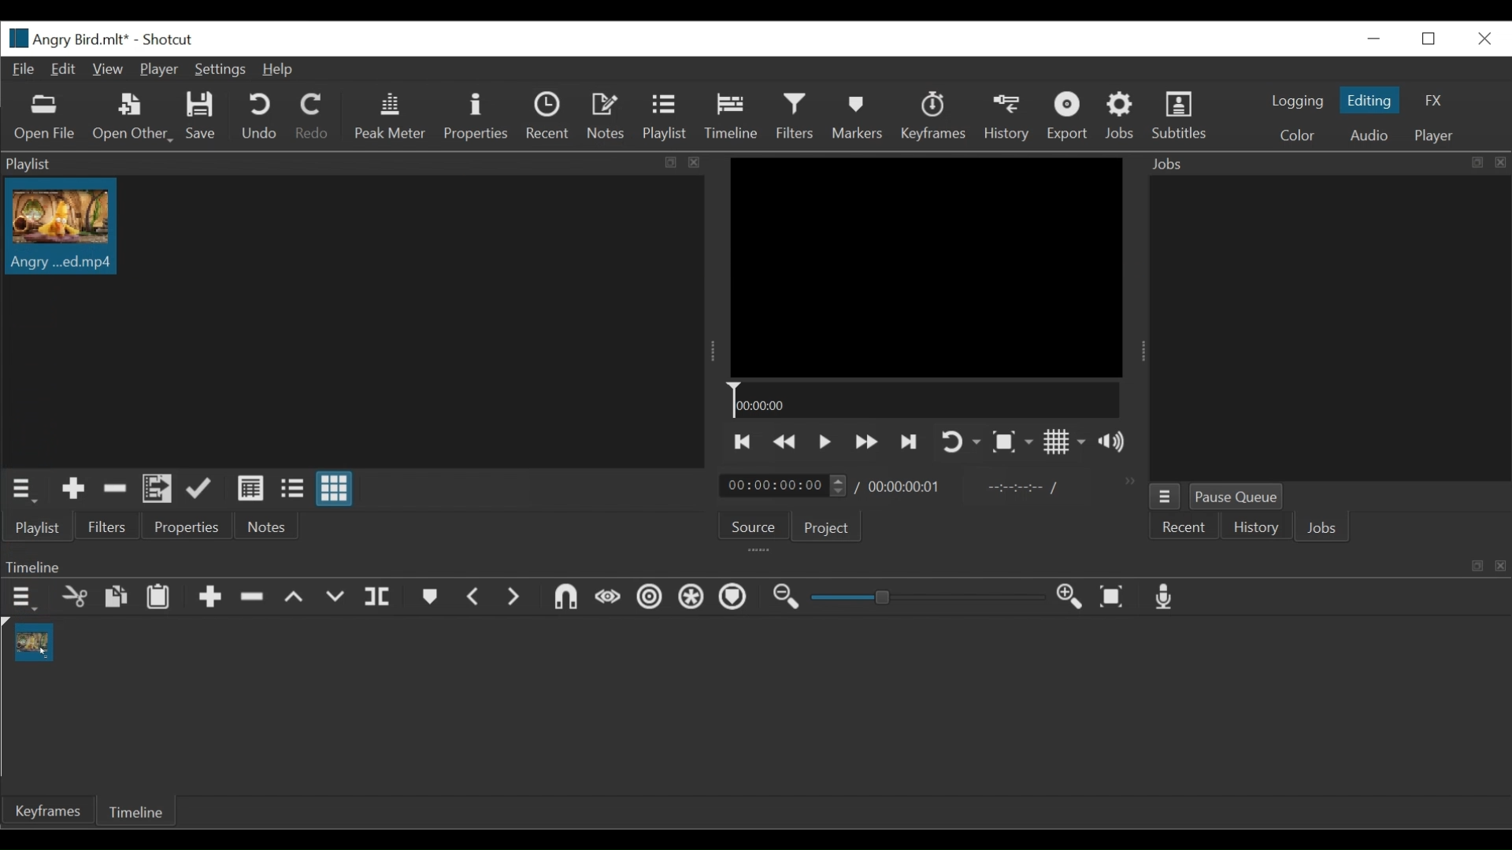 The height and width of the screenshot is (850, 1512). I want to click on Editing, so click(1369, 100).